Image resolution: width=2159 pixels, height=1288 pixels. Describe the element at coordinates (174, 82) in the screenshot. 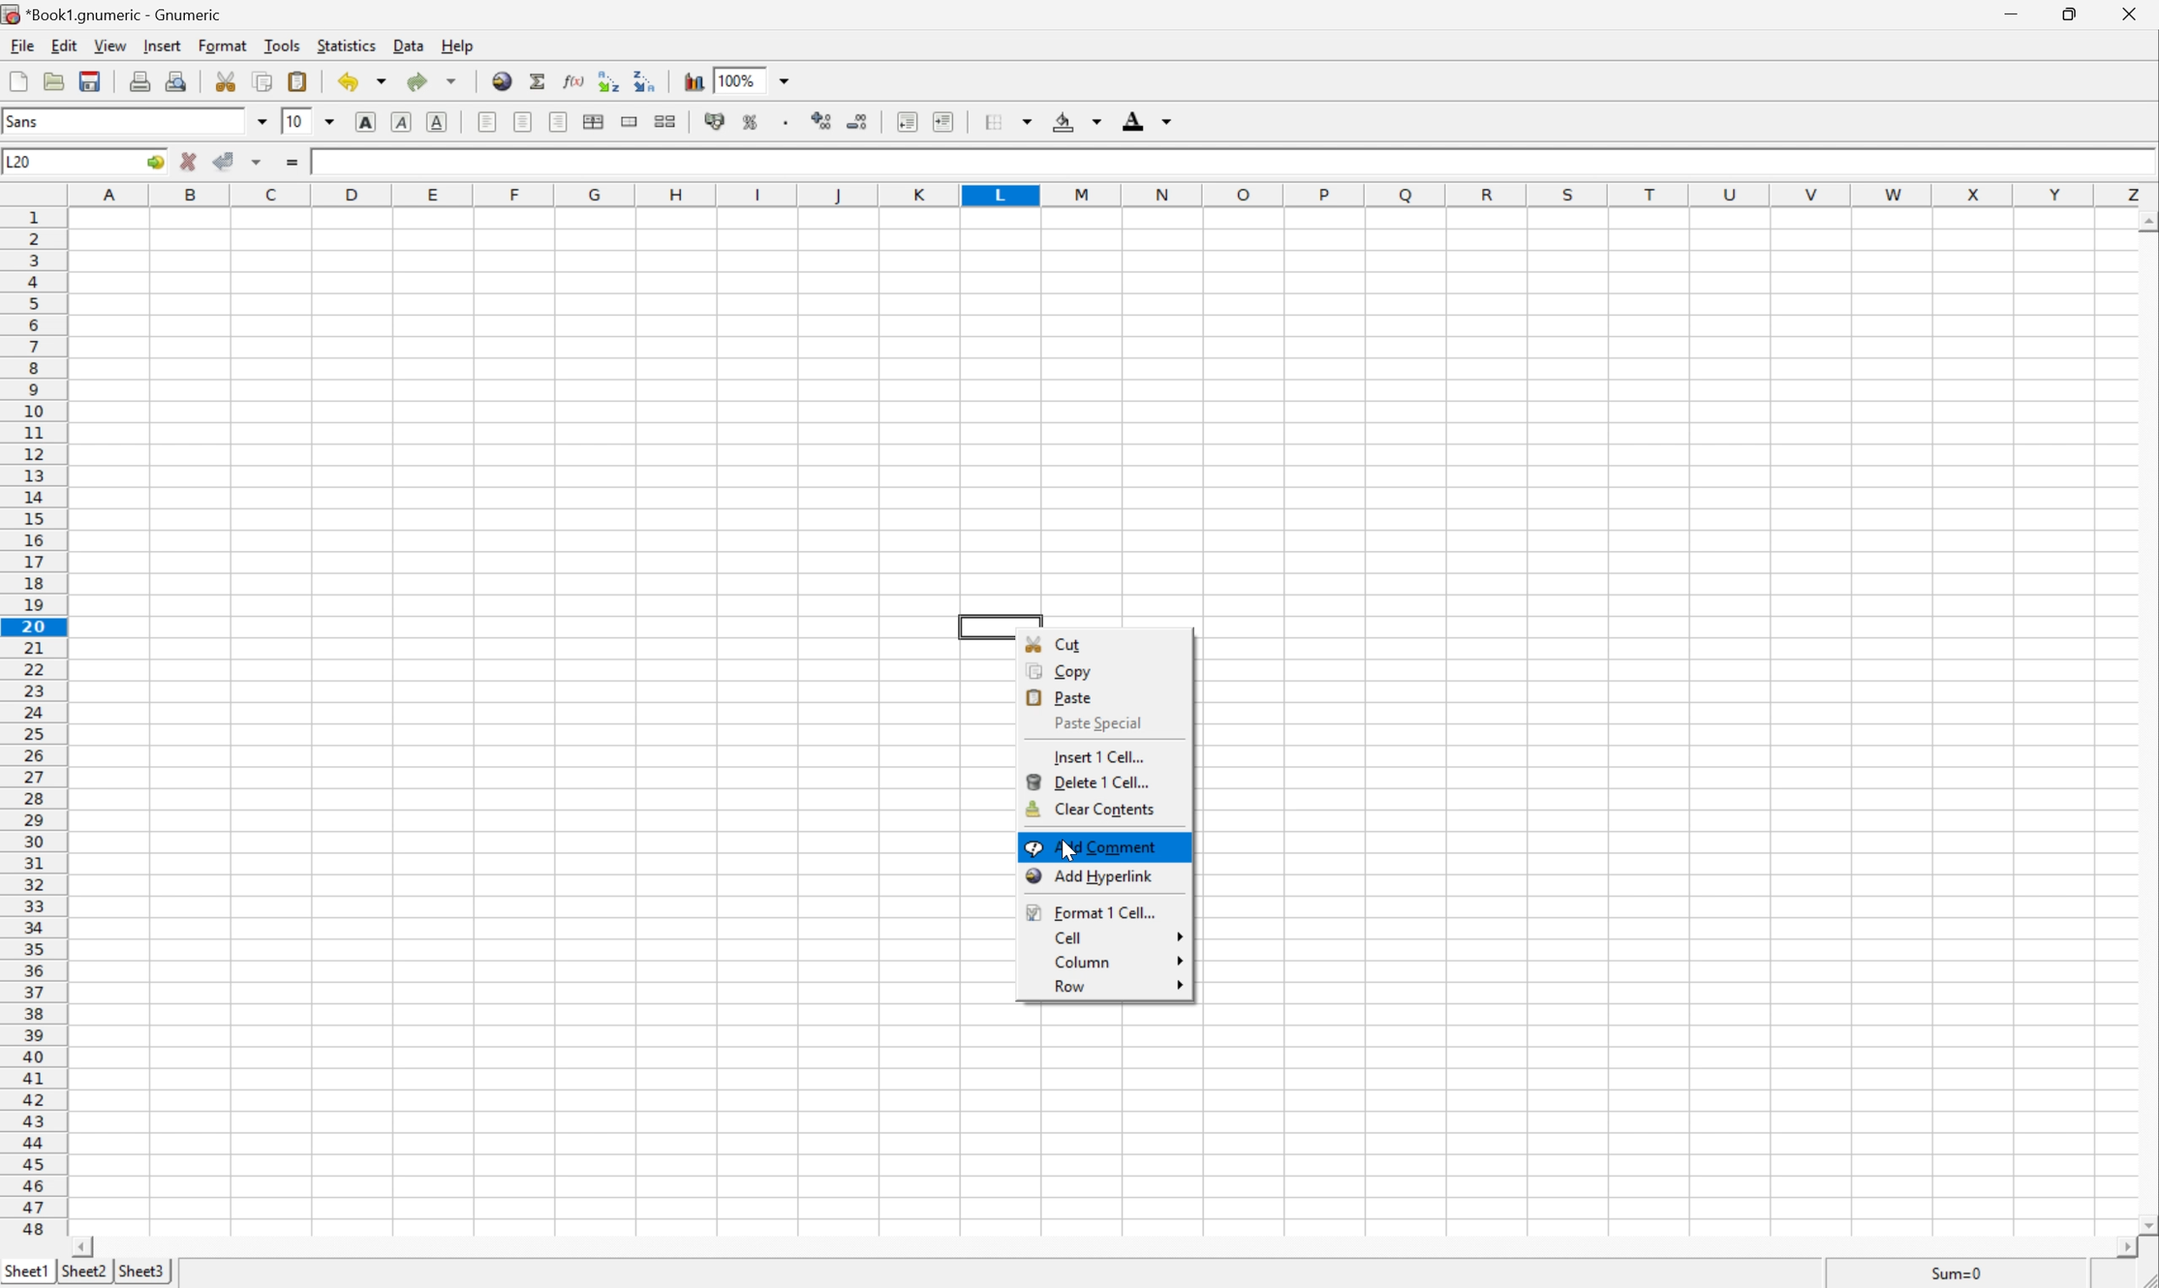

I see `Print preview` at that location.